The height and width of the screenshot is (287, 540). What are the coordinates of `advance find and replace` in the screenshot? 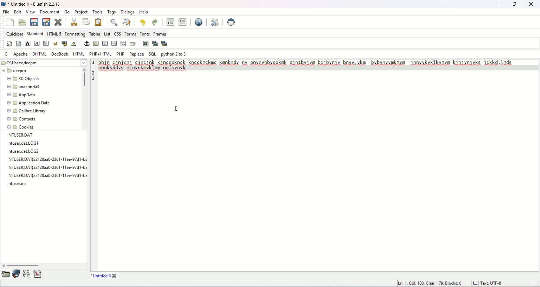 It's located at (127, 23).